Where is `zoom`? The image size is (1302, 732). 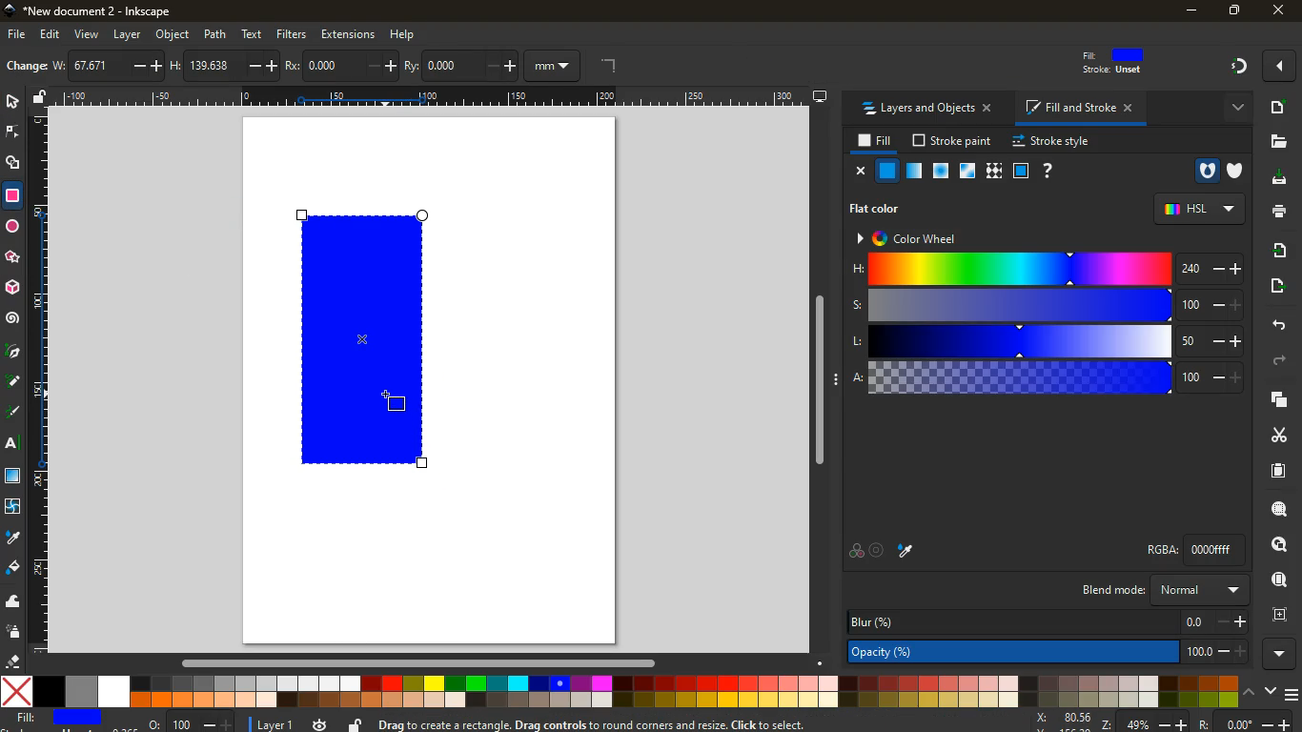 zoom is located at coordinates (1163, 721).